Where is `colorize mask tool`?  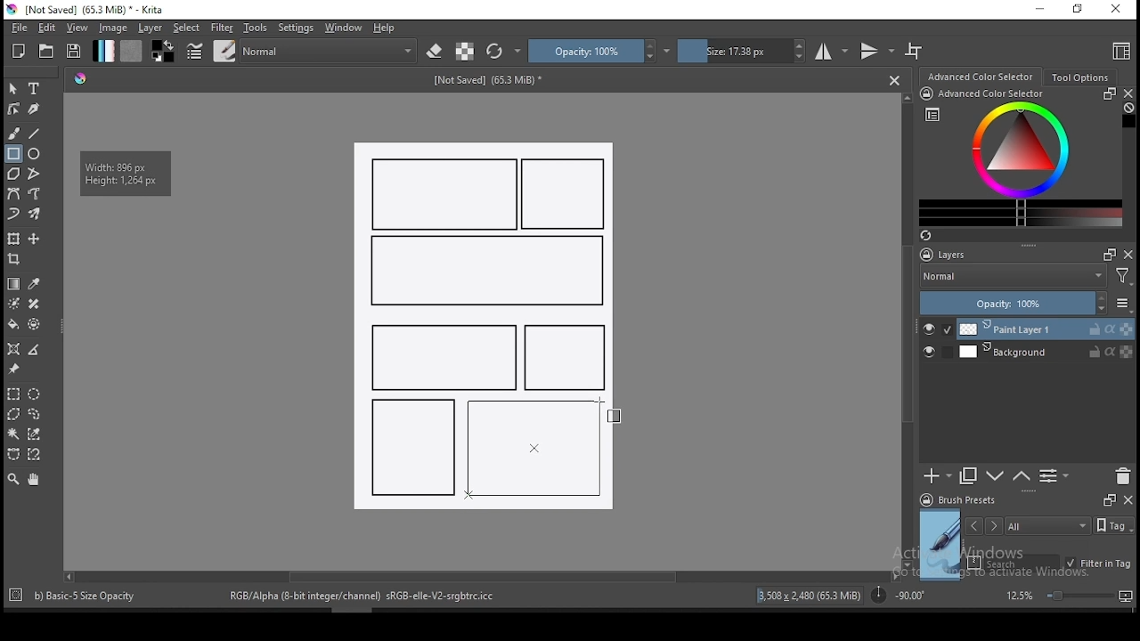 colorize mask tool is located at coordinates (15, 304).